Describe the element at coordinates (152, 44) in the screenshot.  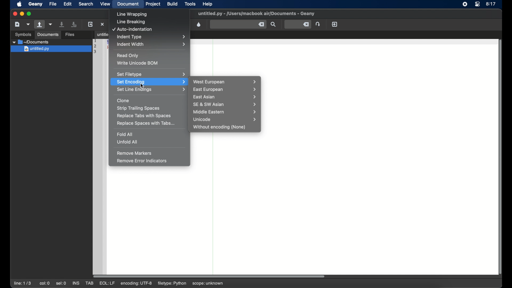
I see `indent width` at that location.